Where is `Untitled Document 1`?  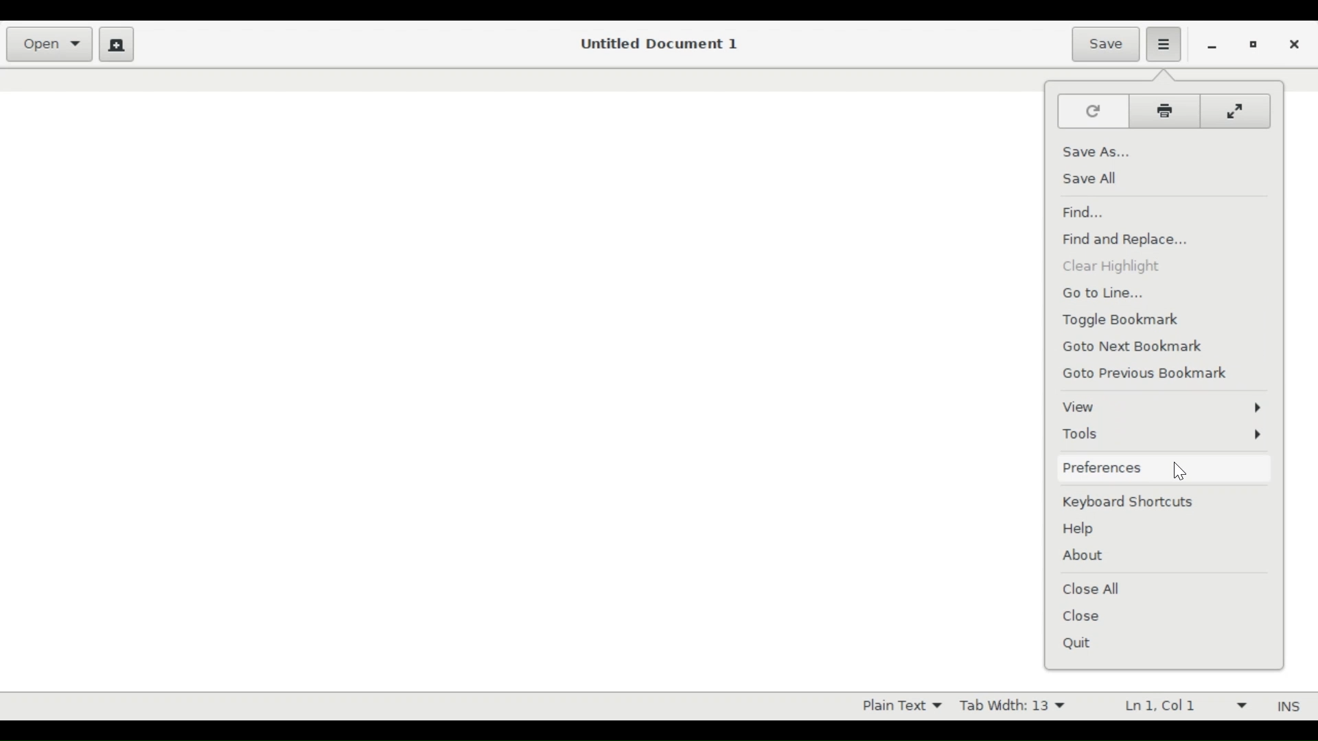
Untitled Document 1 is located at coordinates (662, 44).